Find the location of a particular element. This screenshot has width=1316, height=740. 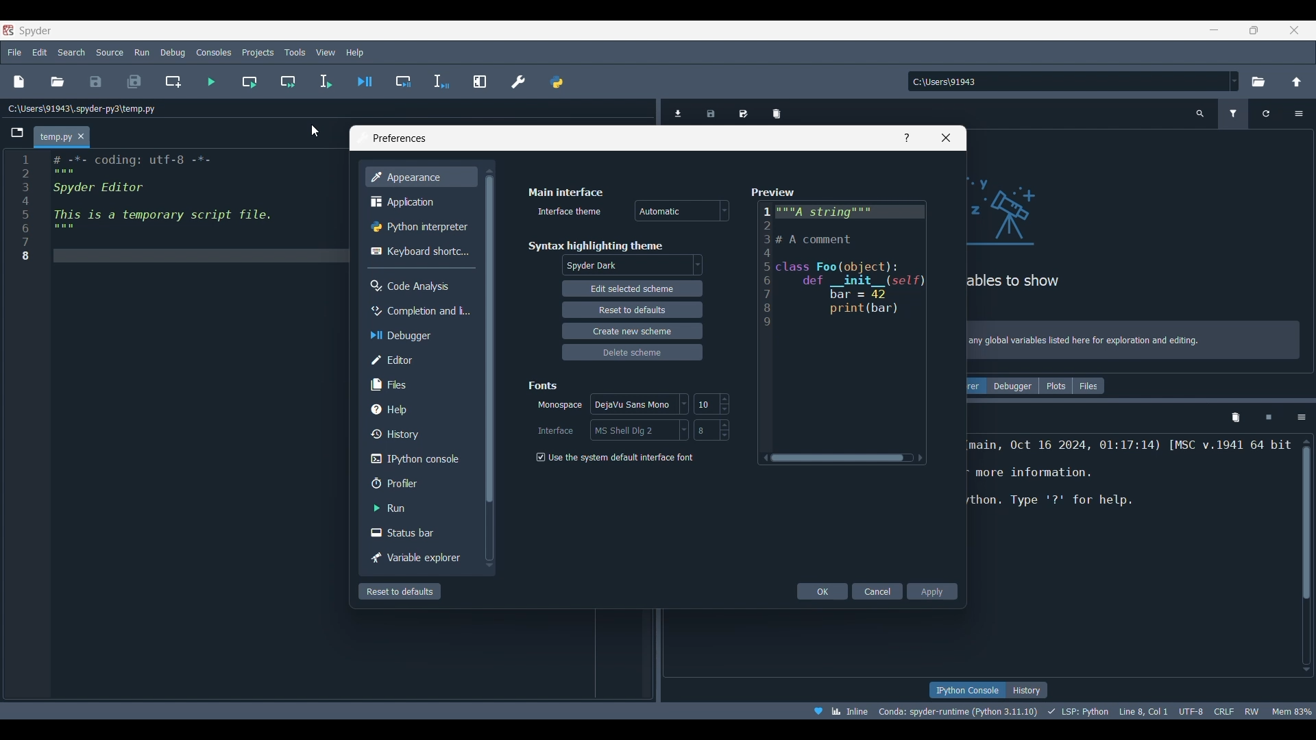

move up is located at coordinates (487, 173).